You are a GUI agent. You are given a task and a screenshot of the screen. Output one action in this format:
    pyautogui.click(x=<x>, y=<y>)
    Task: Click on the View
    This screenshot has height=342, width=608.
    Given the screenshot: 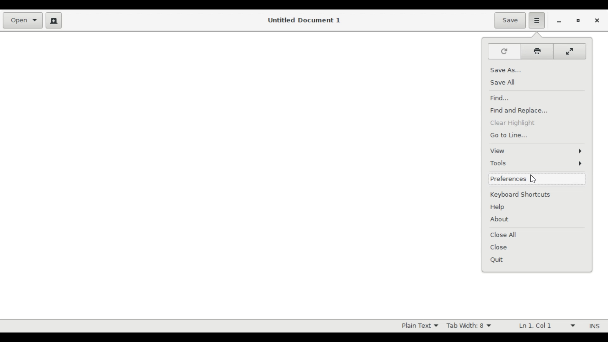 What is the action you would take?
    pyautogui.click(x=536, y=150)
    